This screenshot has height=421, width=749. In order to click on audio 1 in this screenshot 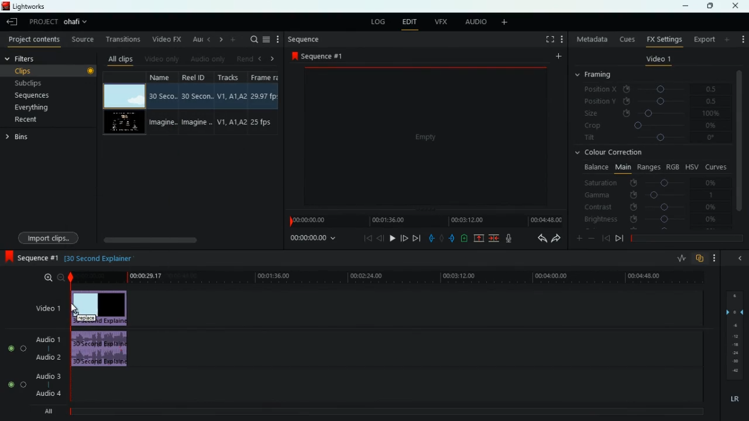, I will do `click(46, 338)`.